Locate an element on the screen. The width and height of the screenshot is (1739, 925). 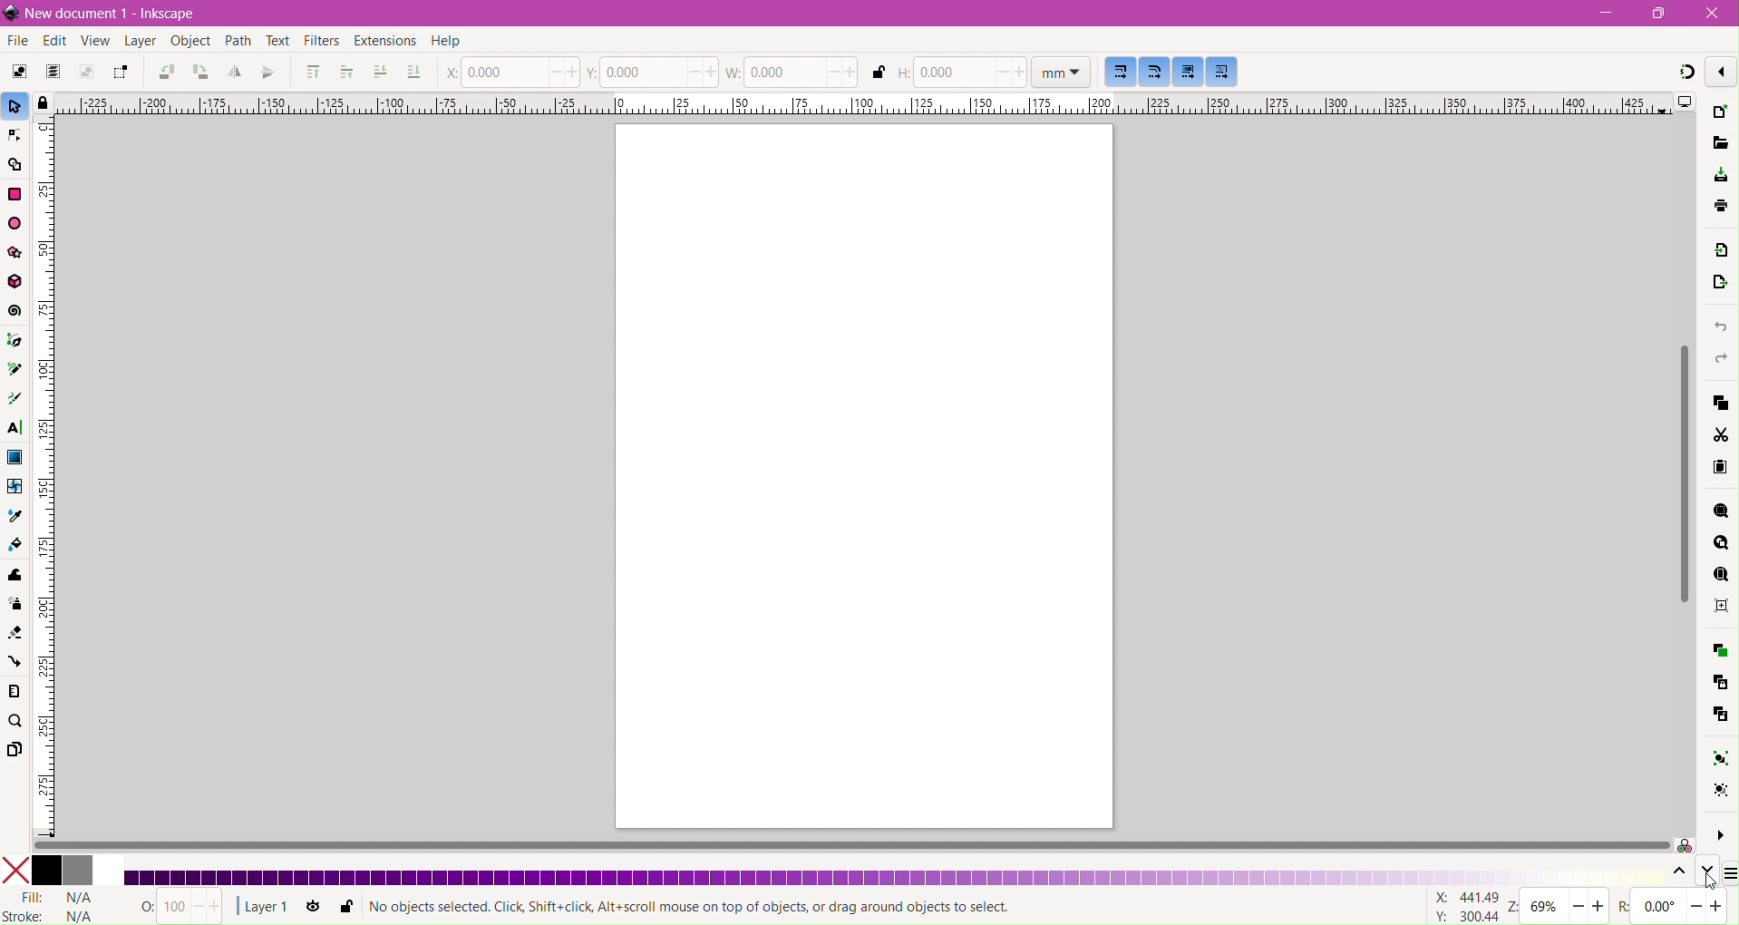
Go down one level is located at coordinates (1711, 870).